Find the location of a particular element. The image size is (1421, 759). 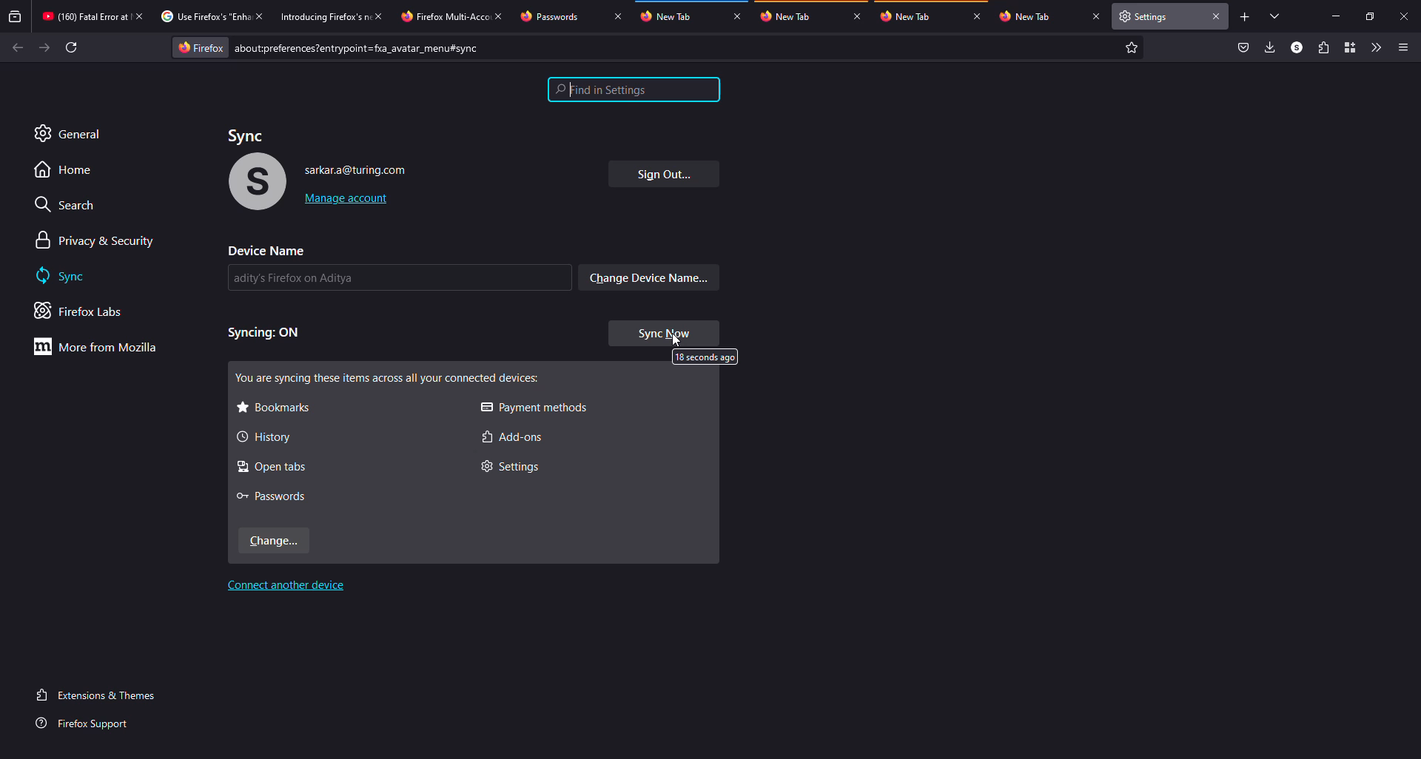

close is located at coordinates (978, 17).